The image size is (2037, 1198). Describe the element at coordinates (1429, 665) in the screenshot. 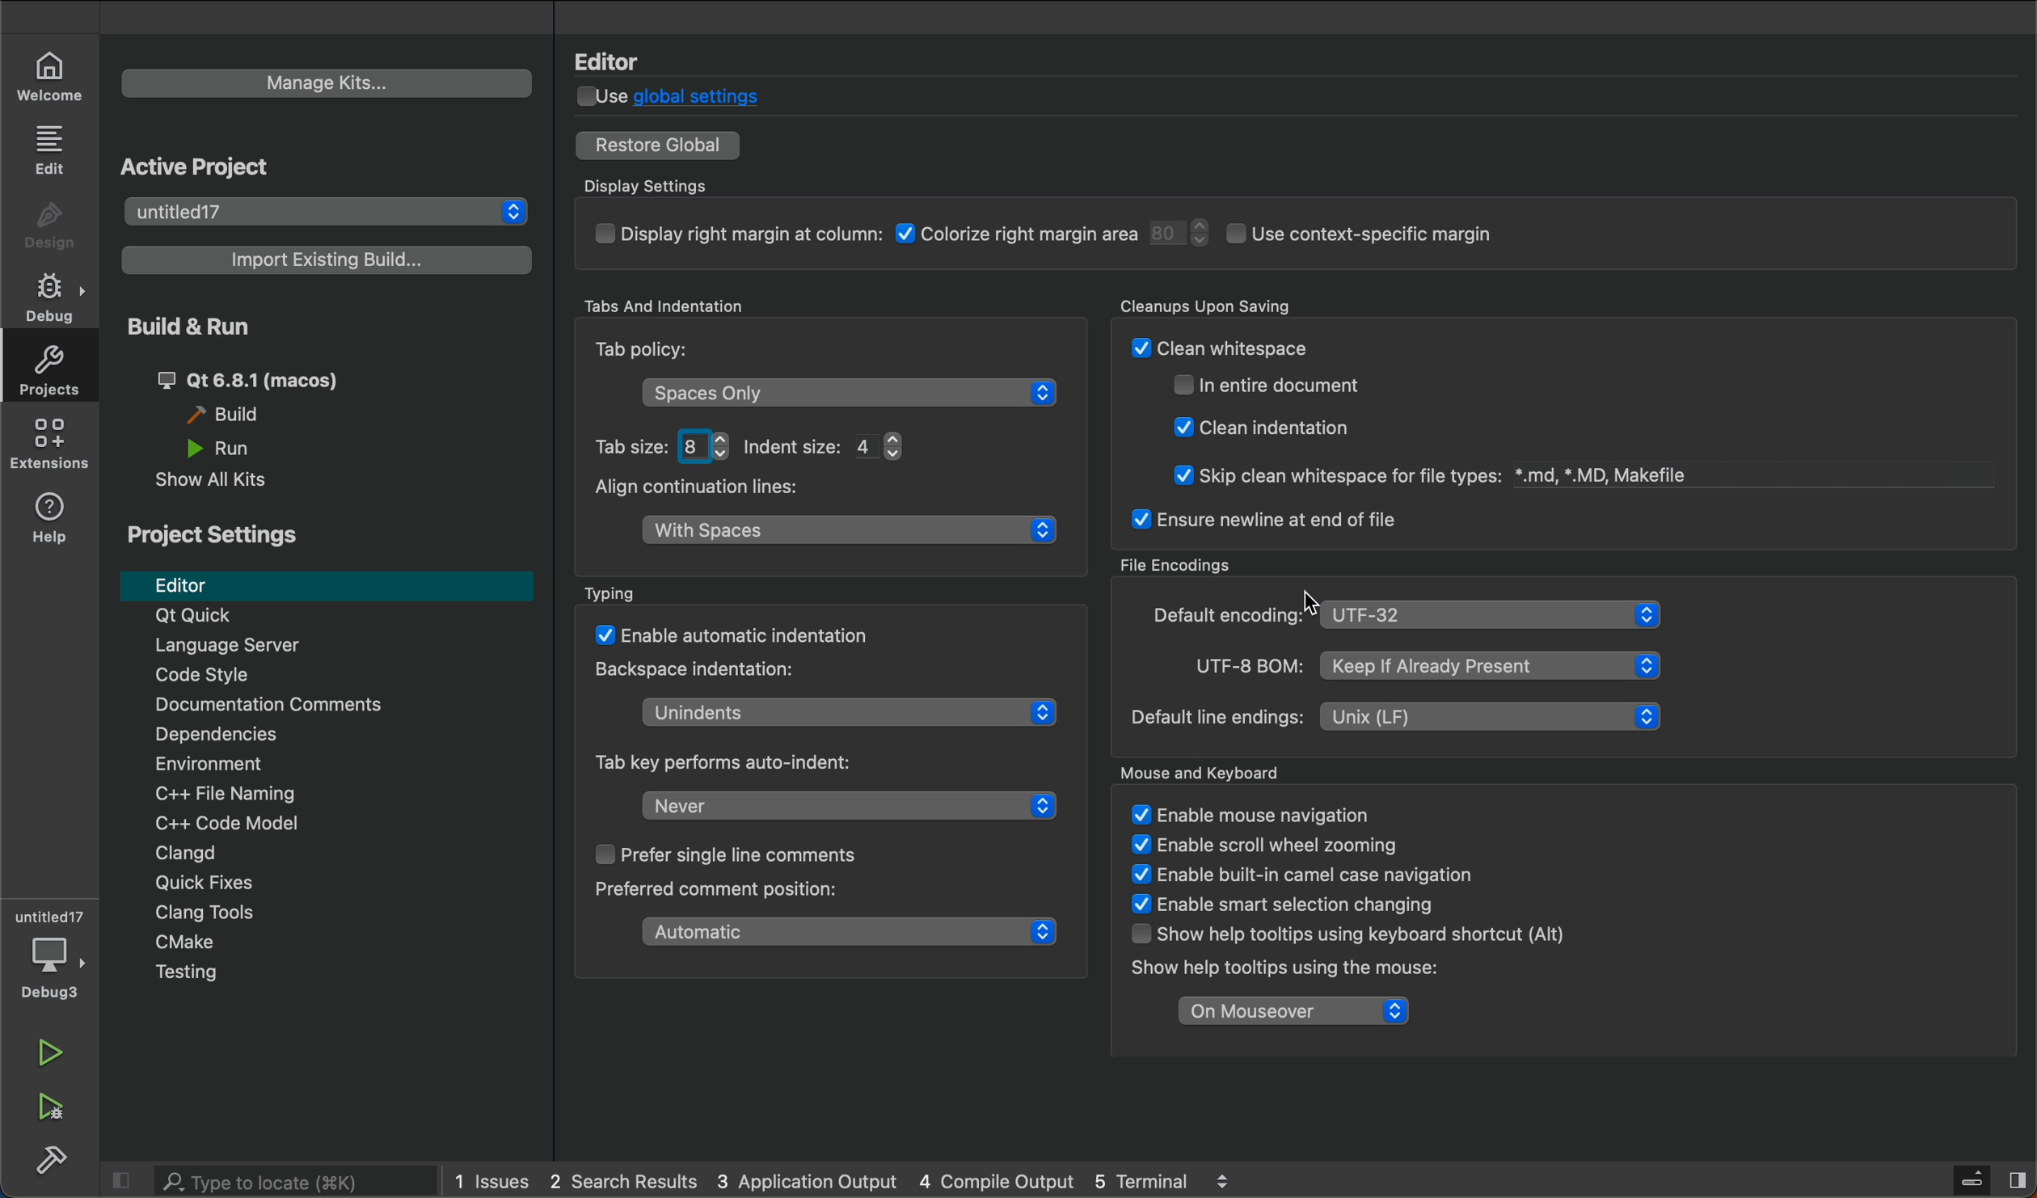

I see `UTF-8 BOM` at that location.